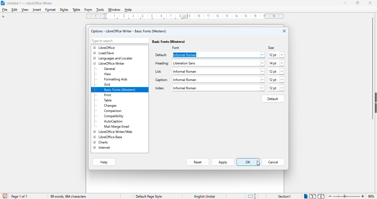 This screenshot has height=199, width=377. What do you see at coordinates (321, 196) in the screenshot?
I see `book view` at bounding box center [321, 196].